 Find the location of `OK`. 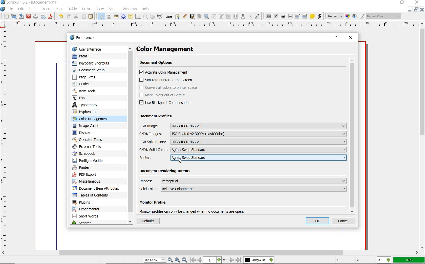

OK is located at coordinates (318, 221).